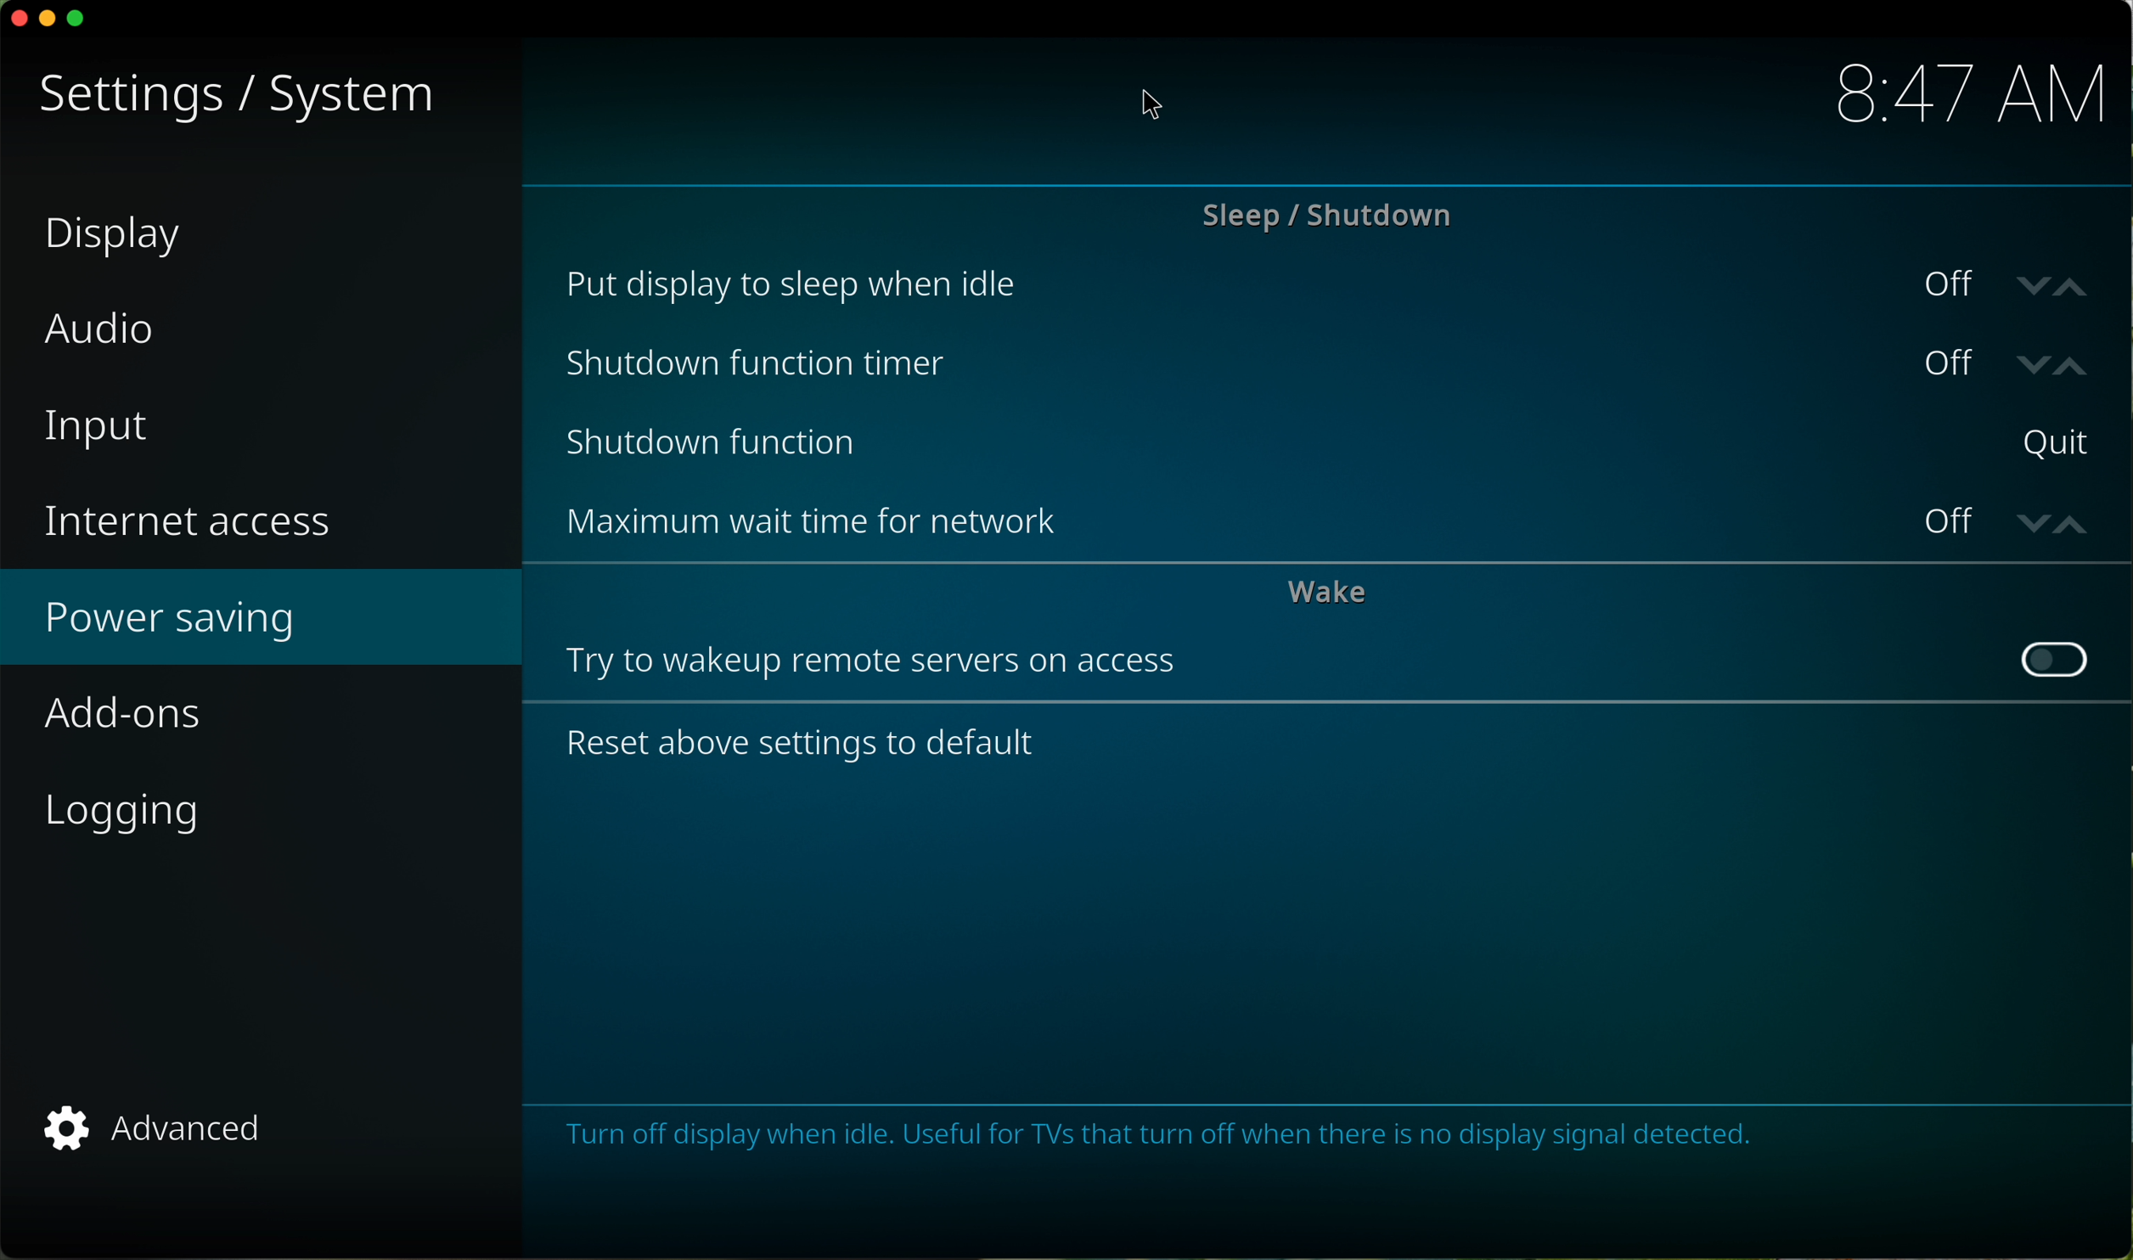 The height and width of the screenshot is (1260, 2133). Describe the element at coordinates (1331, 217) in the screenshot. I see `sleep/shutdown` at that location.